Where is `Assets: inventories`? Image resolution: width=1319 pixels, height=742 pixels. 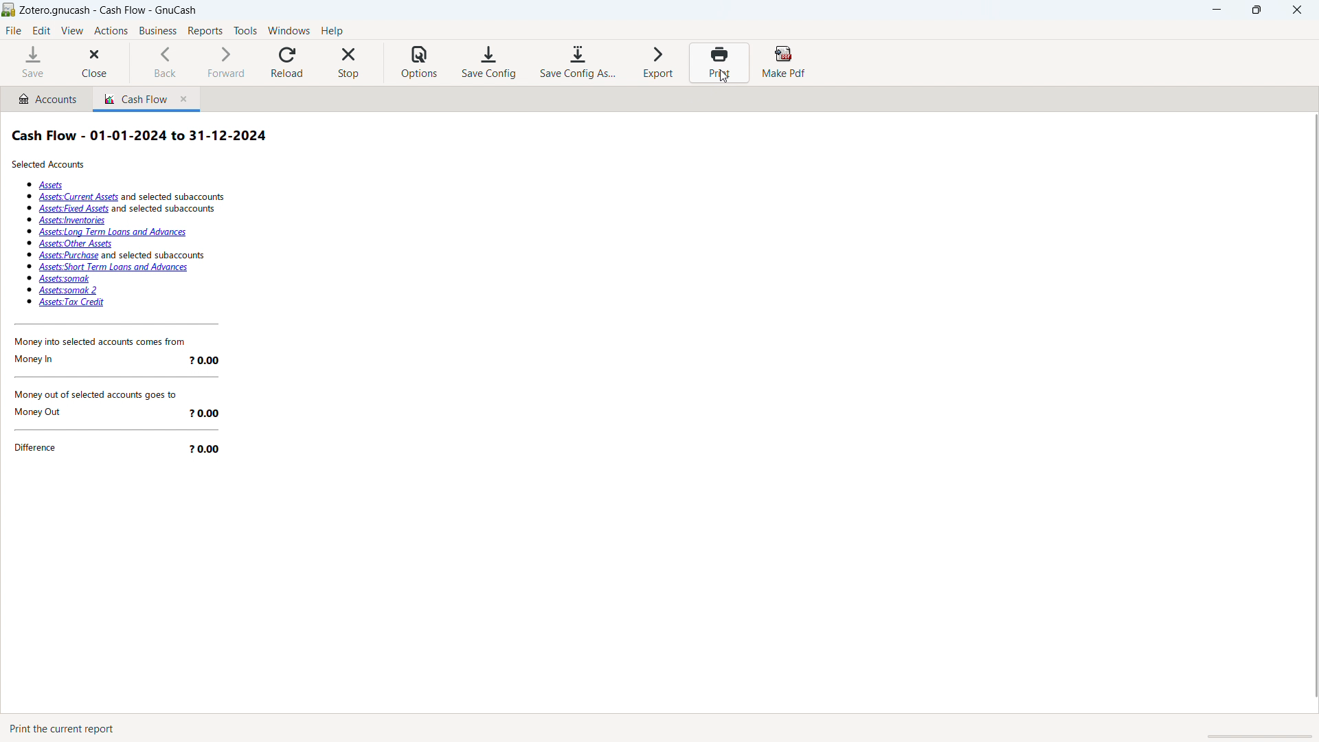 Assets: inventories is located at coordinates (71, 221).